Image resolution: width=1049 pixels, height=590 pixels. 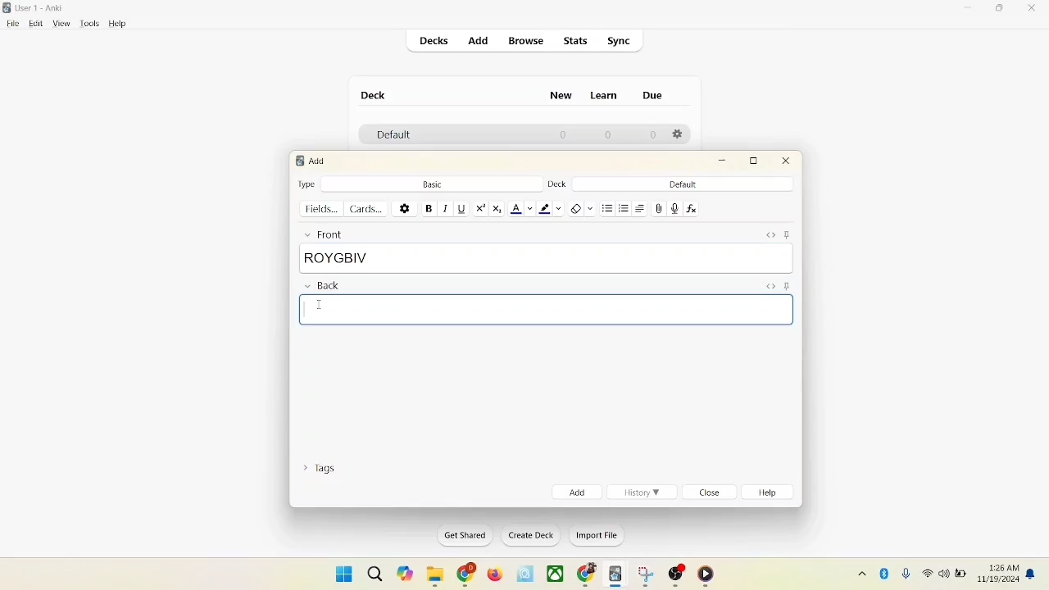 I want to click on attachment, so click(x=659, y=209).